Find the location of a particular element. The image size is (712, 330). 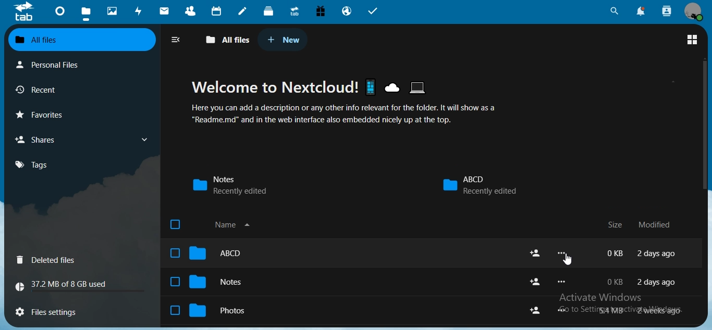

photos is located at coordinates (214, 309).